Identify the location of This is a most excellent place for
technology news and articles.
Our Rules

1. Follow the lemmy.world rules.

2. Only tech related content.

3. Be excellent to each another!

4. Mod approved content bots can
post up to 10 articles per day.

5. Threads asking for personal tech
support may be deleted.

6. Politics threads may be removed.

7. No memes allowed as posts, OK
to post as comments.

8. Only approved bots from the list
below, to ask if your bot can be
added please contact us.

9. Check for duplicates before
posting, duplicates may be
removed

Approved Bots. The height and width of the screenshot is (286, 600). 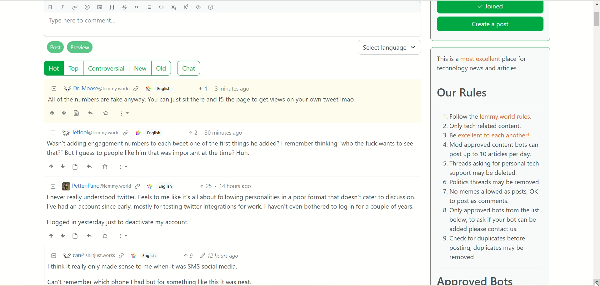
(490, 168).